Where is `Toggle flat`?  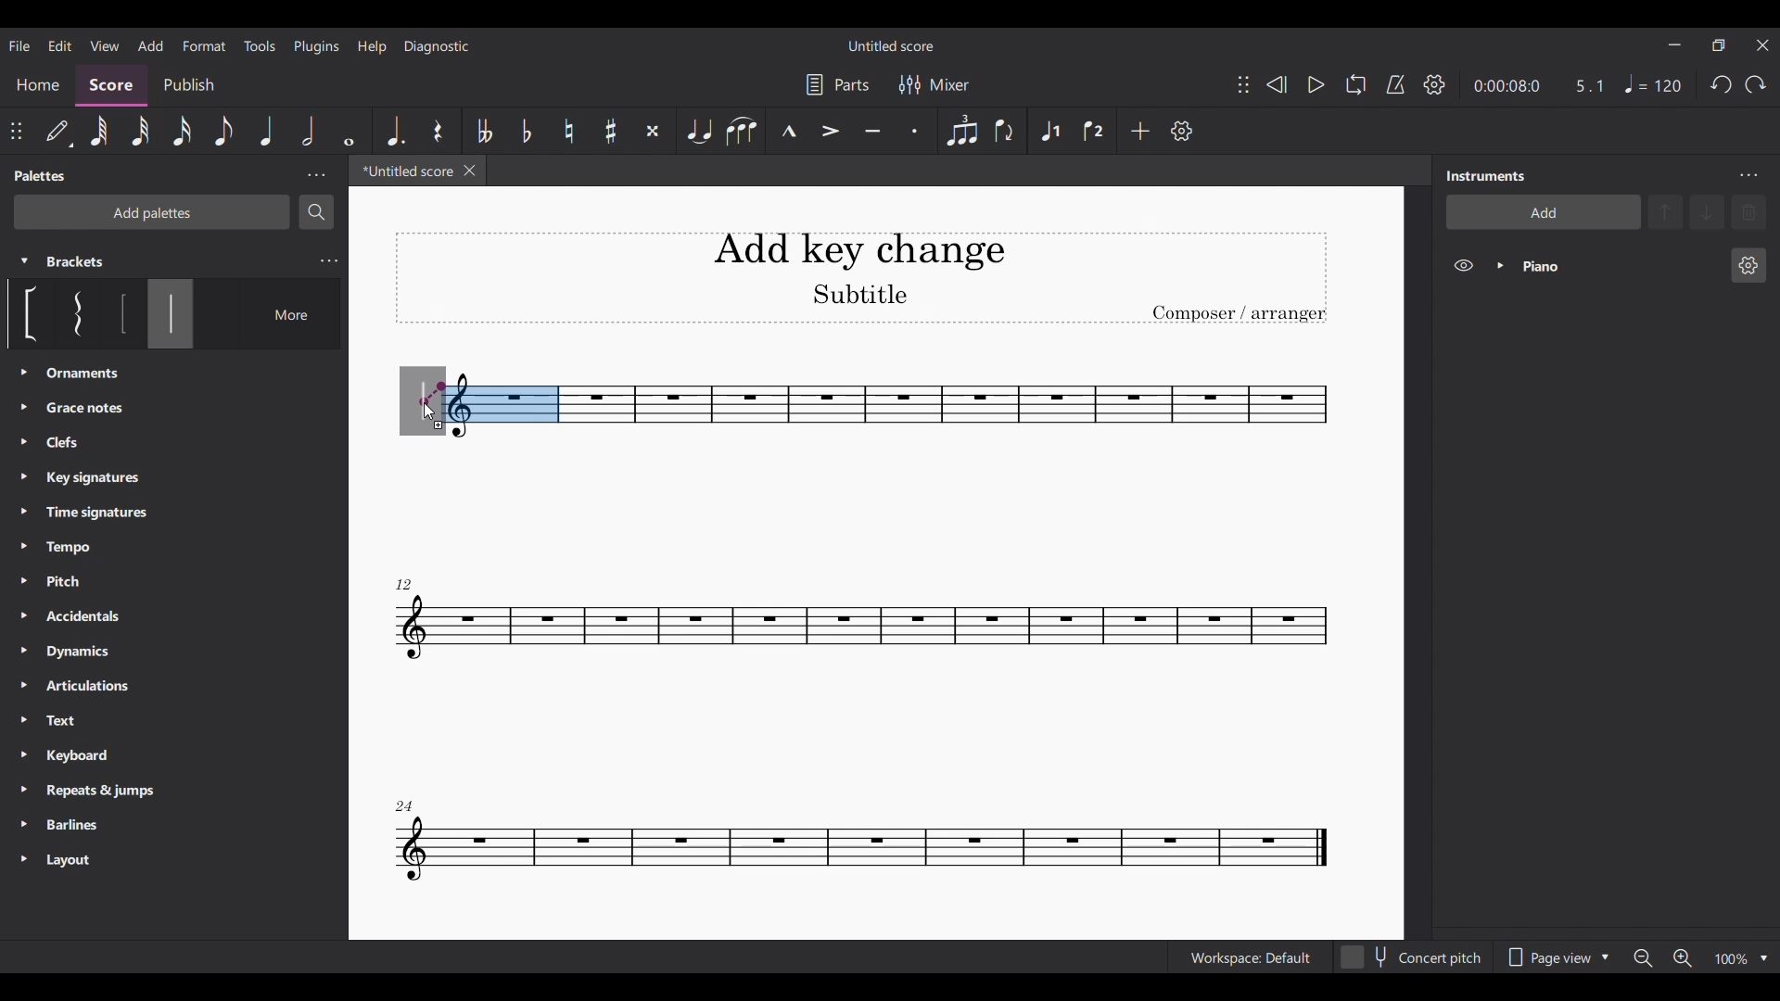 Toggle flat is located at coordinates (528, 132).